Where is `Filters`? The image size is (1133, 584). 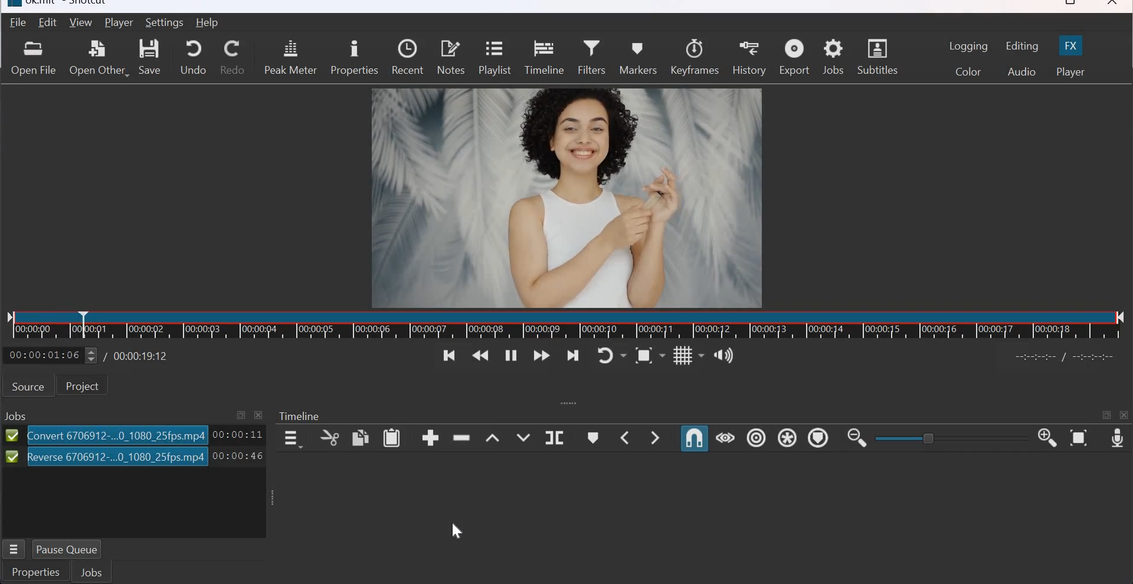 Filters is located at coordinates (591, 57).